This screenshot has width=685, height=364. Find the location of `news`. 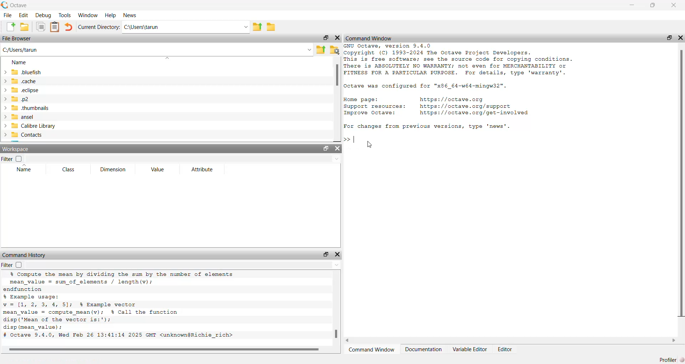

news is located at coordinates (131, 15).